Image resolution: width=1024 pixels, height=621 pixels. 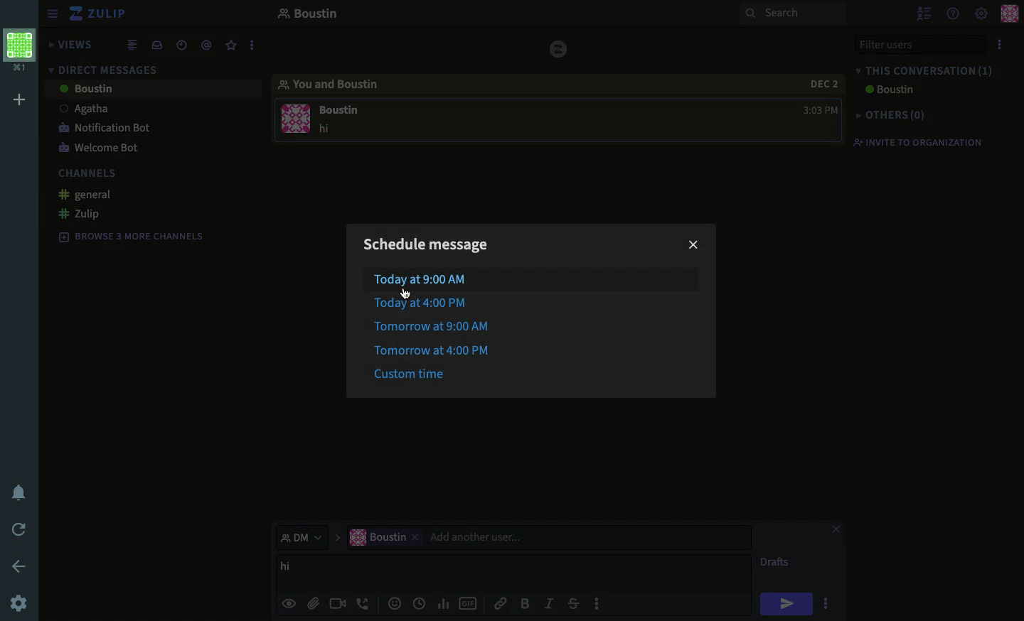 What do you see at coordinates (19, 50) in the screenshot?
I see `workspace` at bounding box center [19, 50].